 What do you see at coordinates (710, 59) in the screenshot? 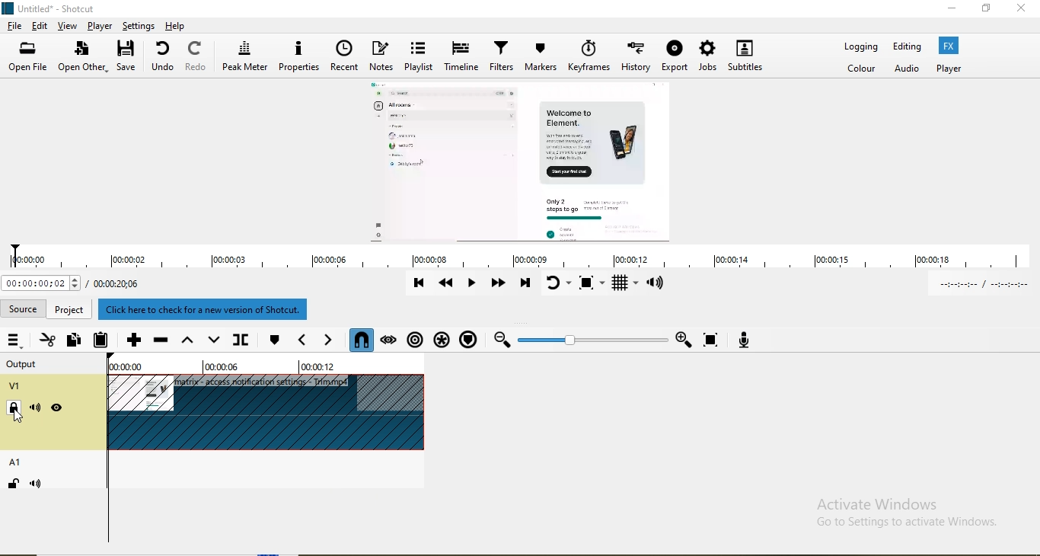
I see `Jobs` at bounding box center [710, 59].